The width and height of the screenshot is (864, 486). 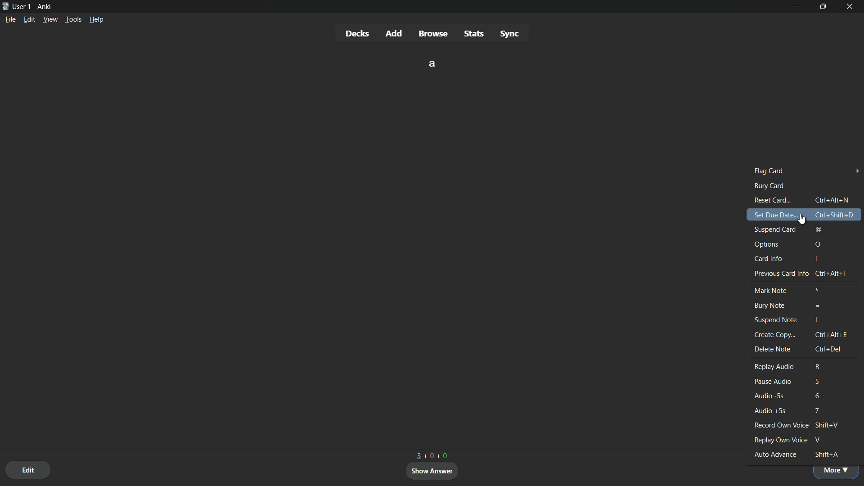 What do you see at coordinates (50, 19) in the screenshot?
I see `view menu` at bounding box center [50, 19].